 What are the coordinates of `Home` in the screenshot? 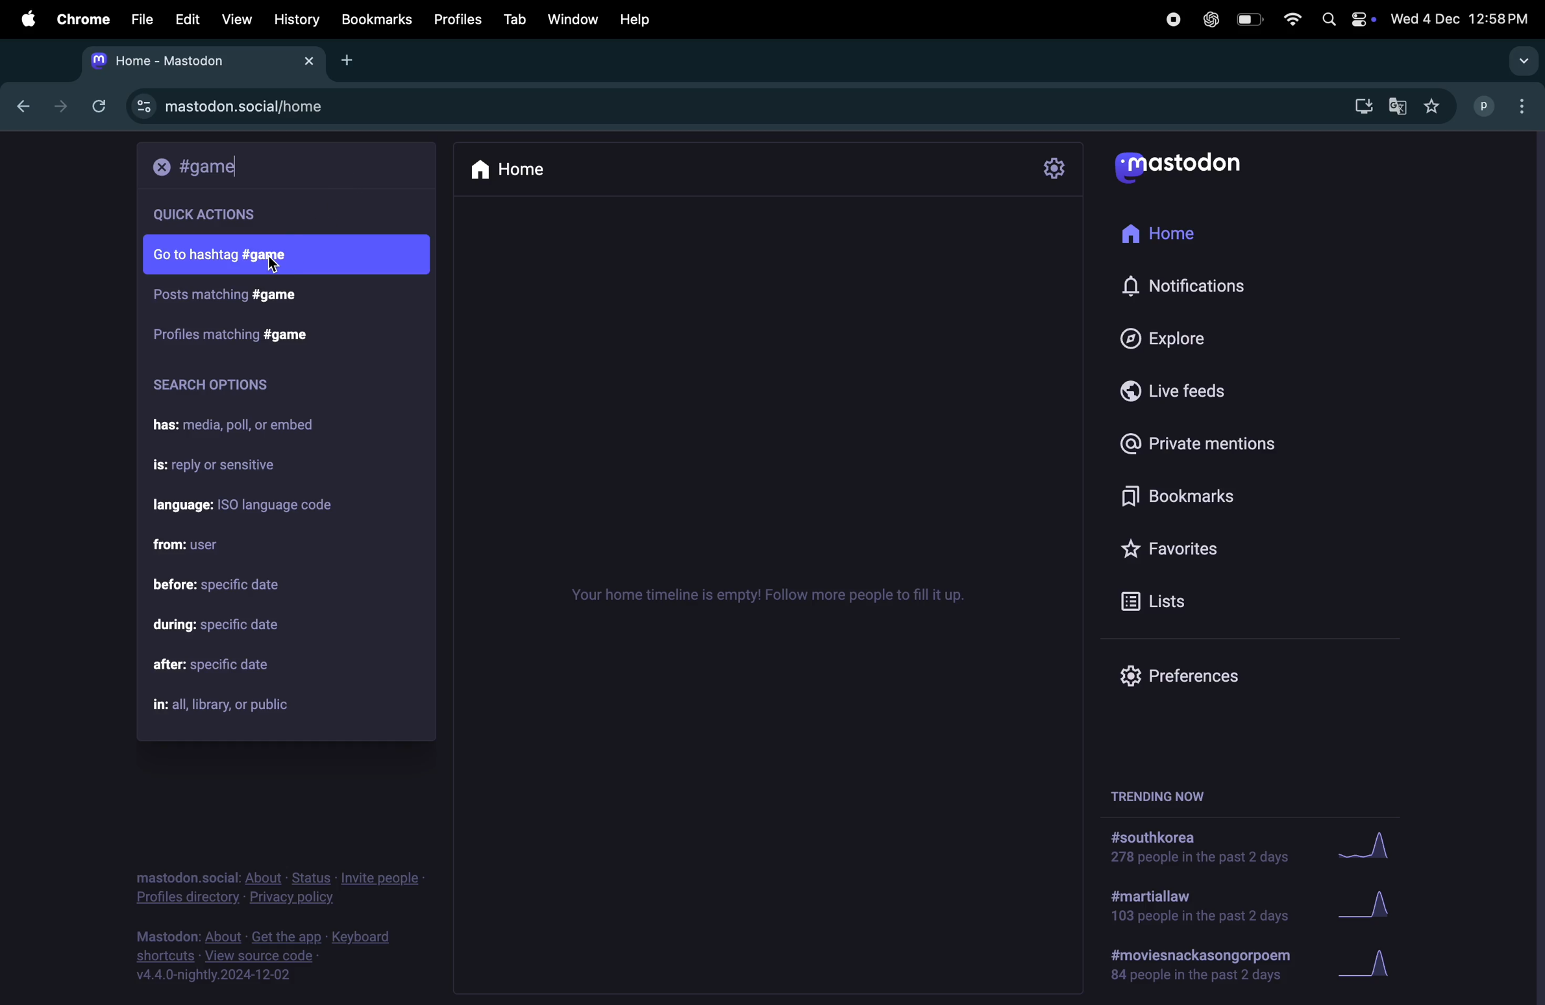 It's located at (1172, 236).